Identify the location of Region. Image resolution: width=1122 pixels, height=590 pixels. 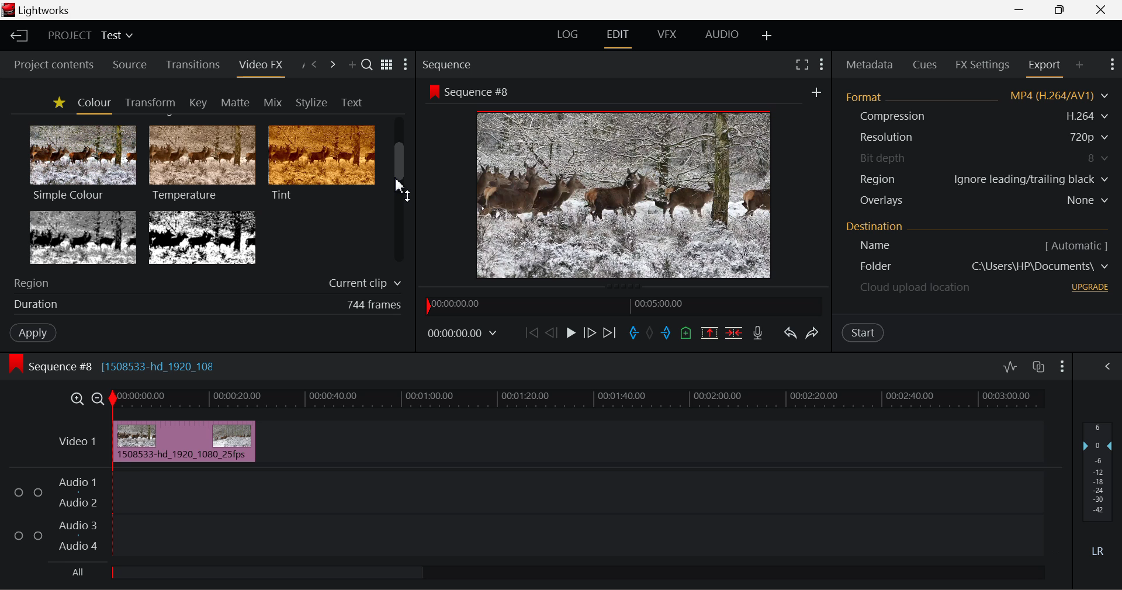
(879, 179).